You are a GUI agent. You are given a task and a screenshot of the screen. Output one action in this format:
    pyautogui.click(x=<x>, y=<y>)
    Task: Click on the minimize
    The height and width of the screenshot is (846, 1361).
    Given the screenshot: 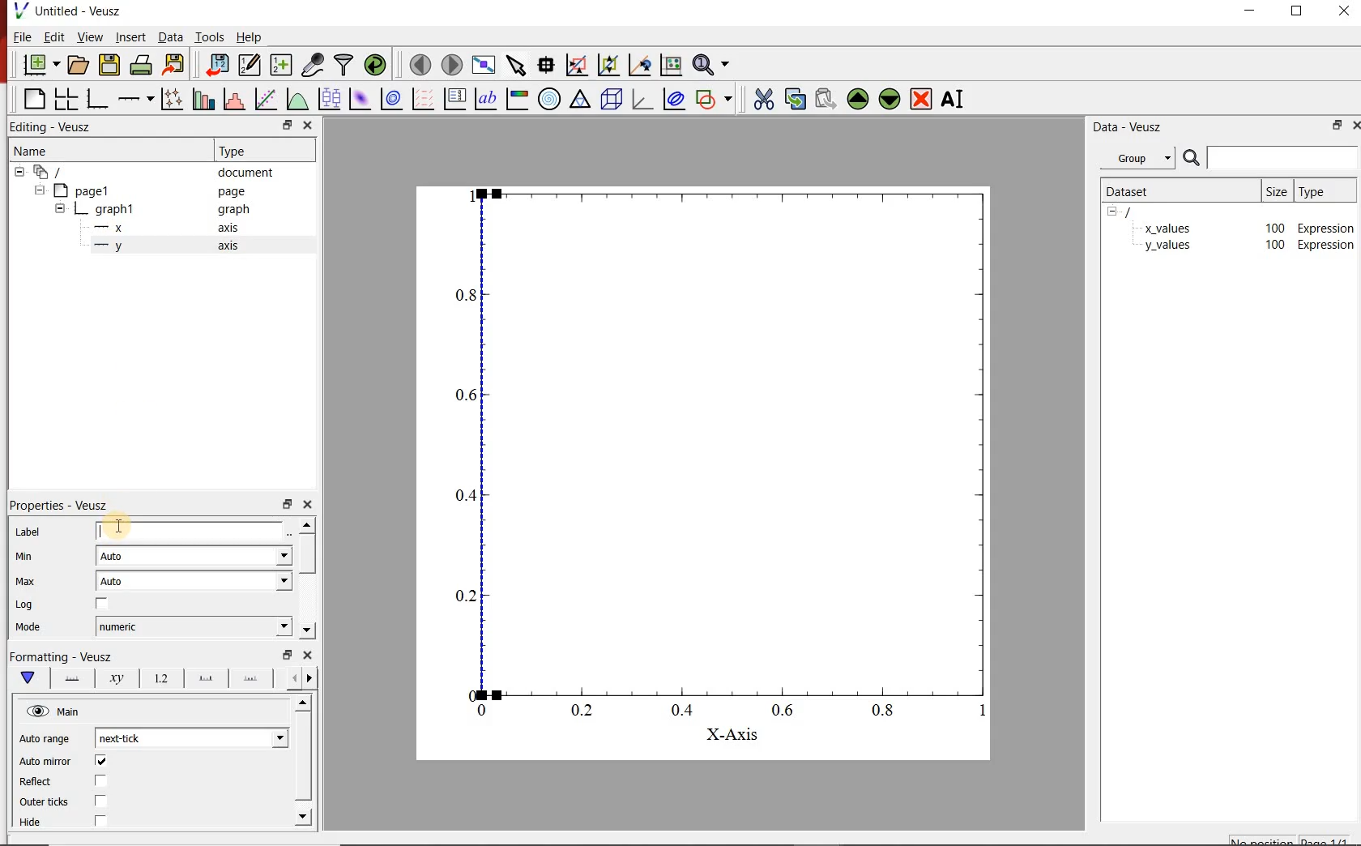 What is the action you would take?
    pyautogui.click(x=1249, y=13)
    